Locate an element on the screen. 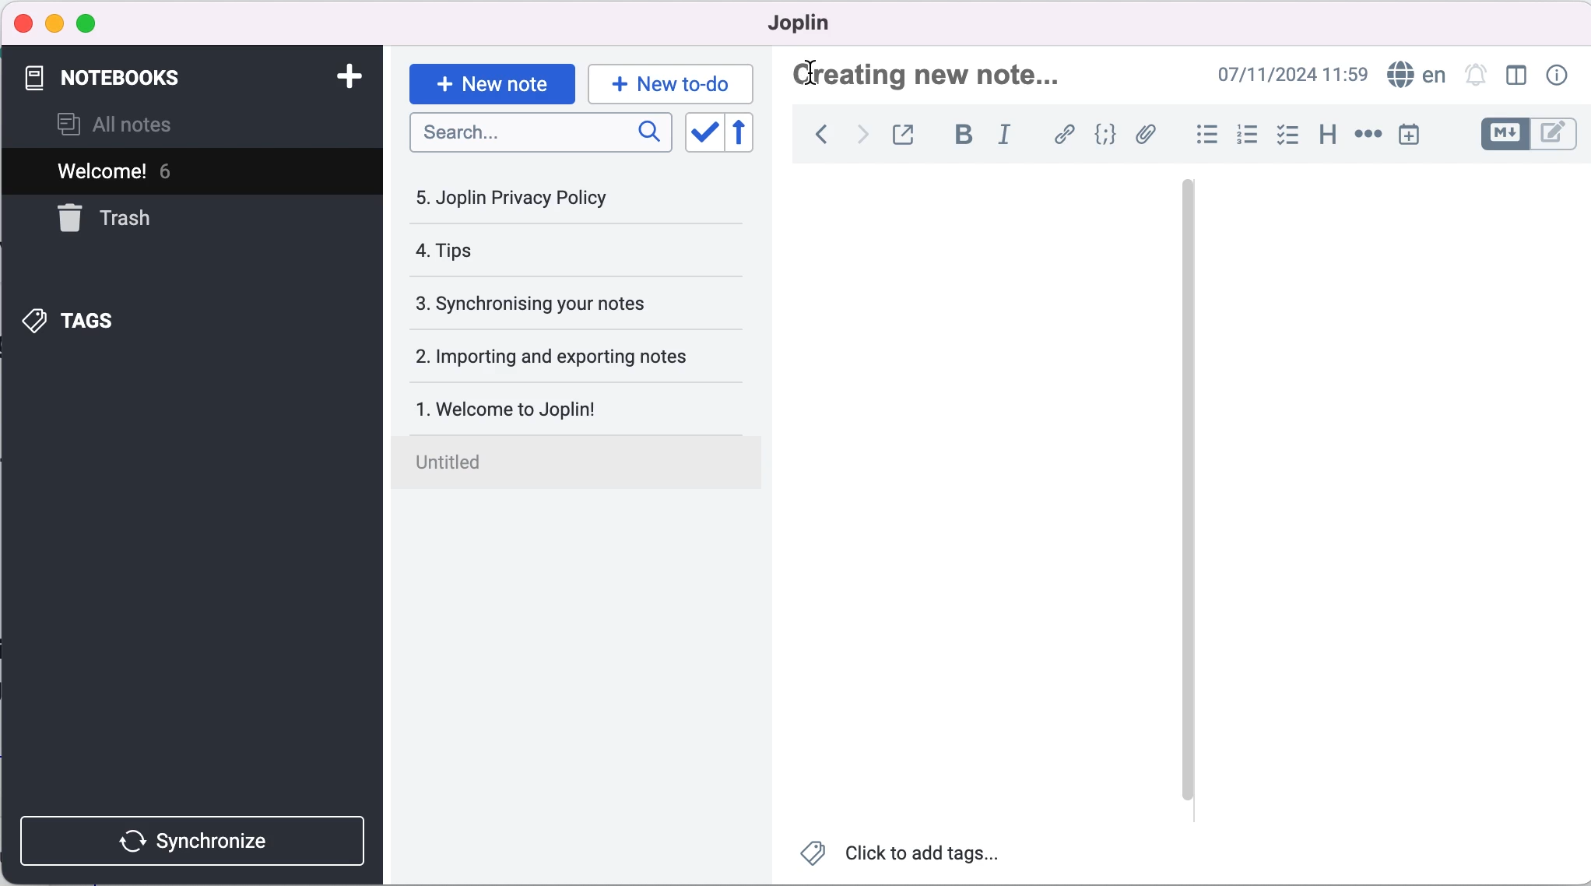 This screenshot has width=1591, height=886. add file is located at coordinates (1147, 135).